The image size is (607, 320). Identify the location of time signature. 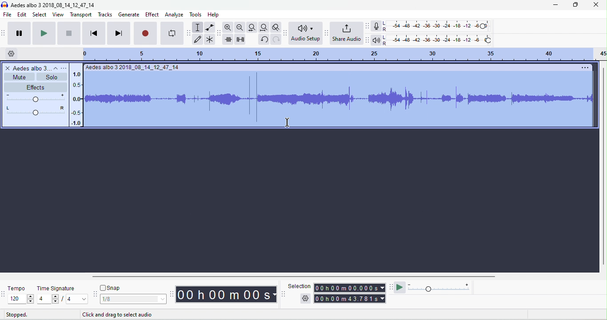
(56, 288).